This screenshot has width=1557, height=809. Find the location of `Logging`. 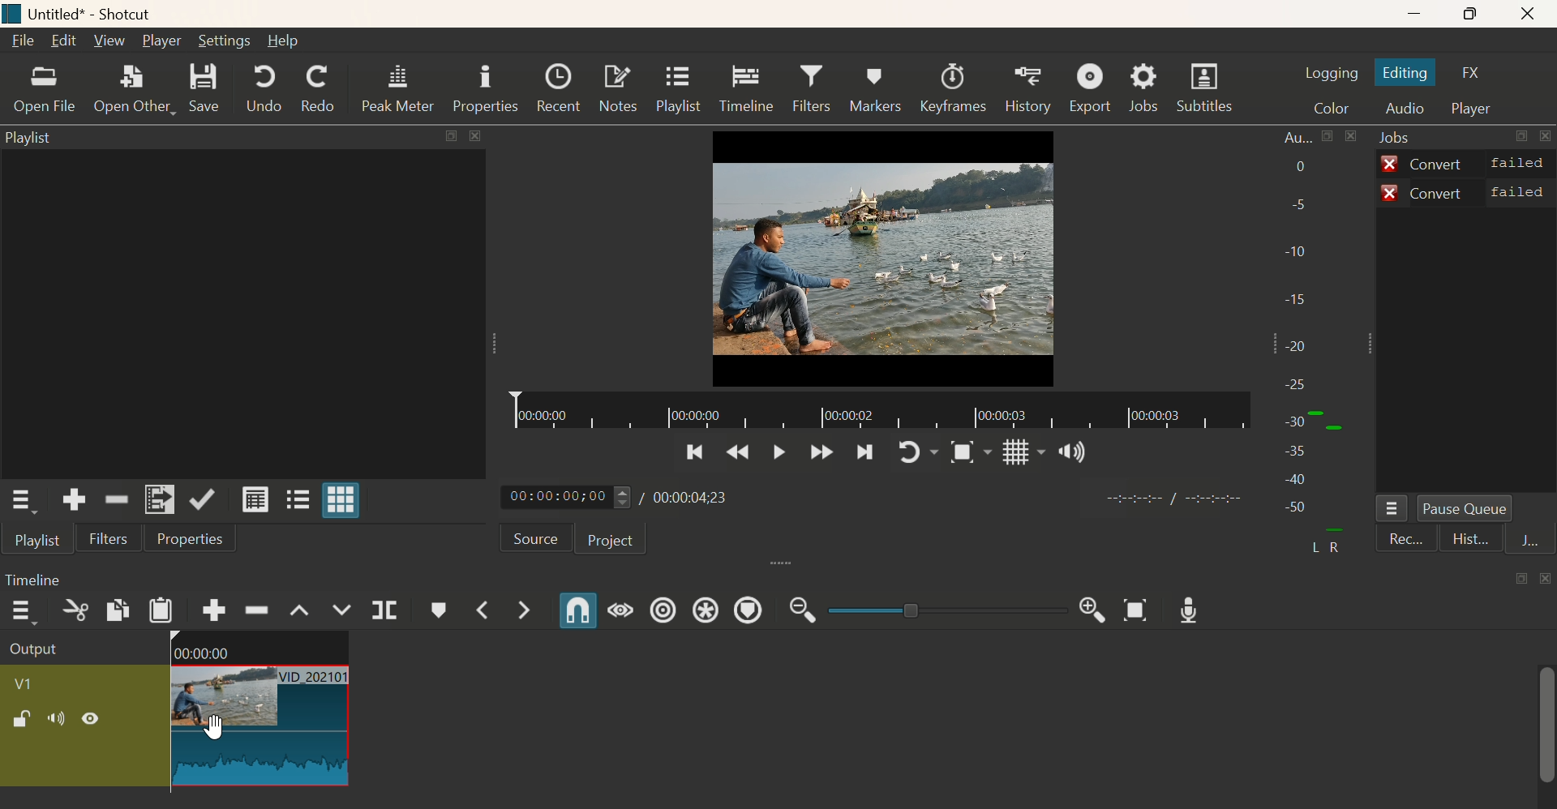

Logging is located at coordinates (1331, 71).